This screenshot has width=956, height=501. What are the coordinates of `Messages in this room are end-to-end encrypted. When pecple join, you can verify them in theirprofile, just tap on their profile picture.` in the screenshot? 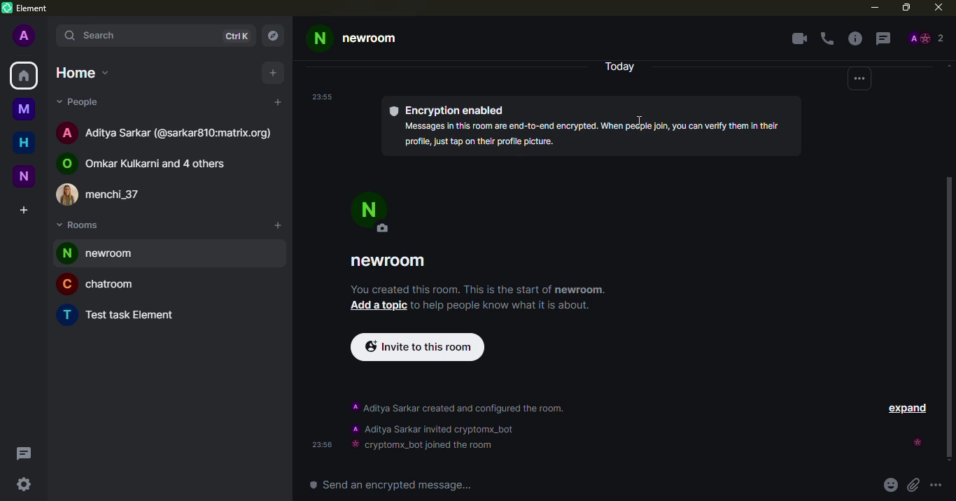 It's located at (593, 135).